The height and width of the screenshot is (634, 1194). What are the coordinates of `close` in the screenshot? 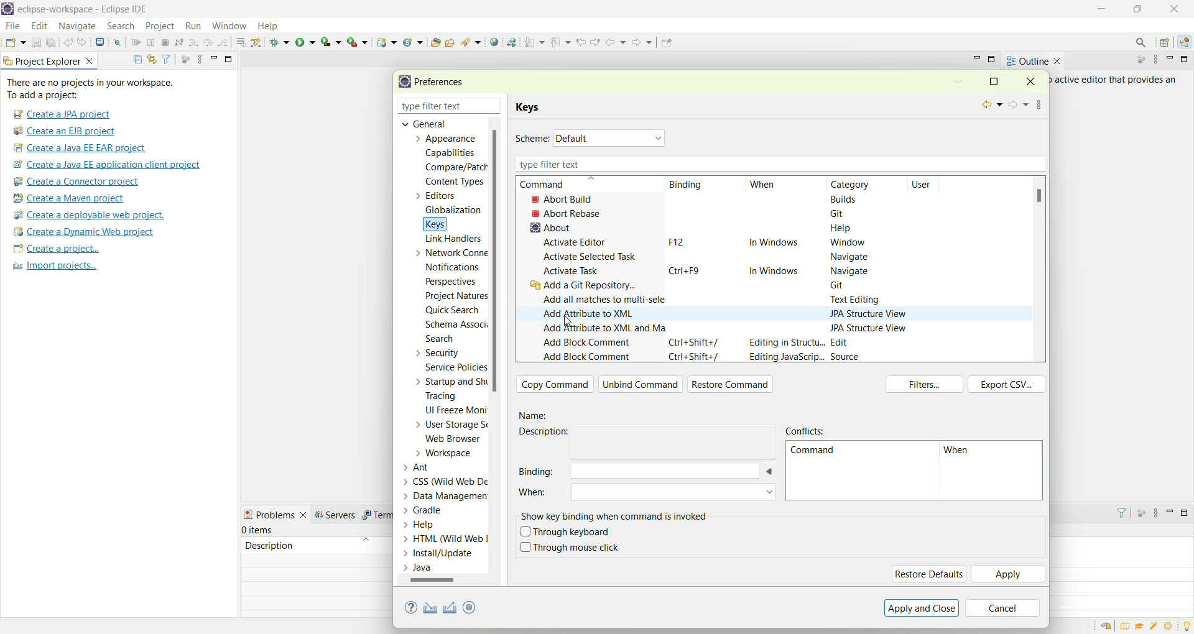 It's located at (497, 107).